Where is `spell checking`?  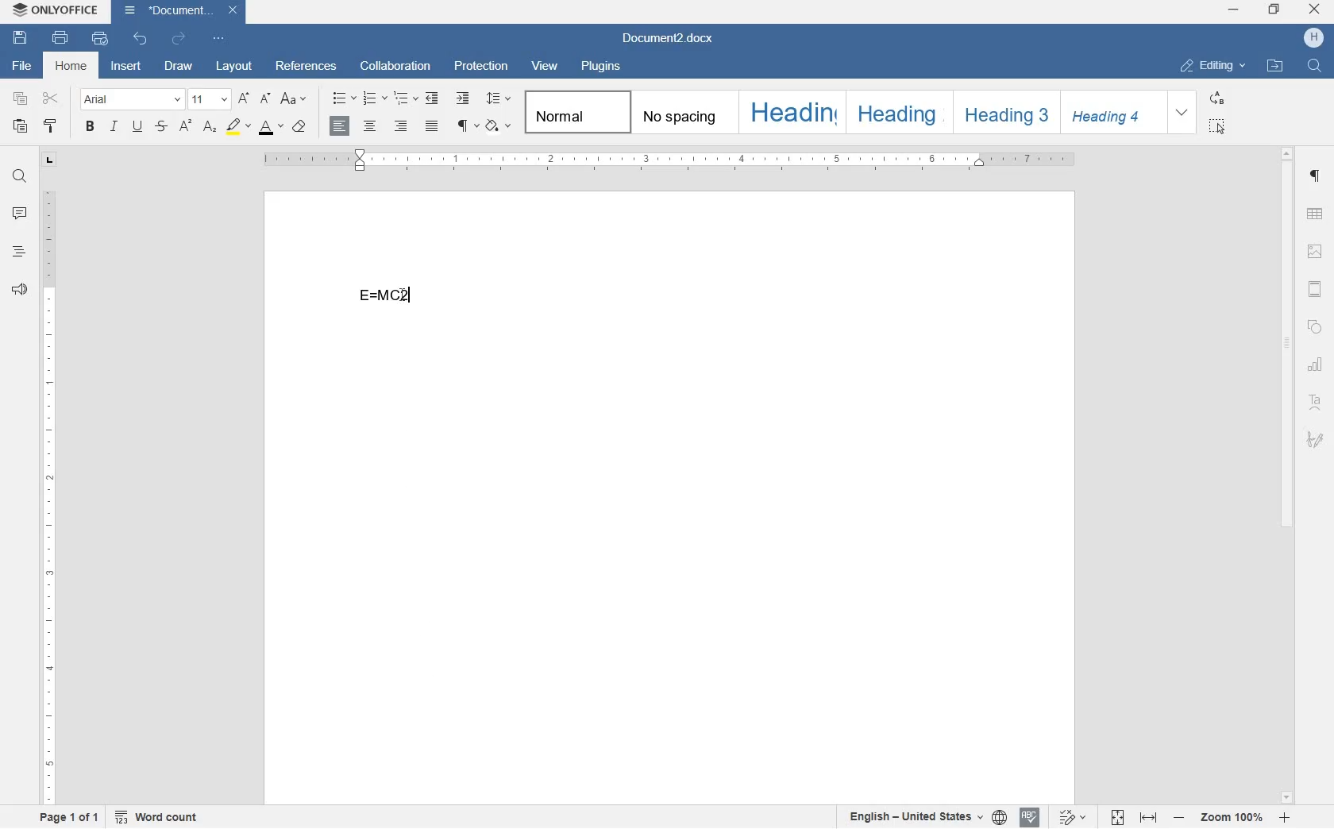
spell checking is located at coordinates (1028, 818).